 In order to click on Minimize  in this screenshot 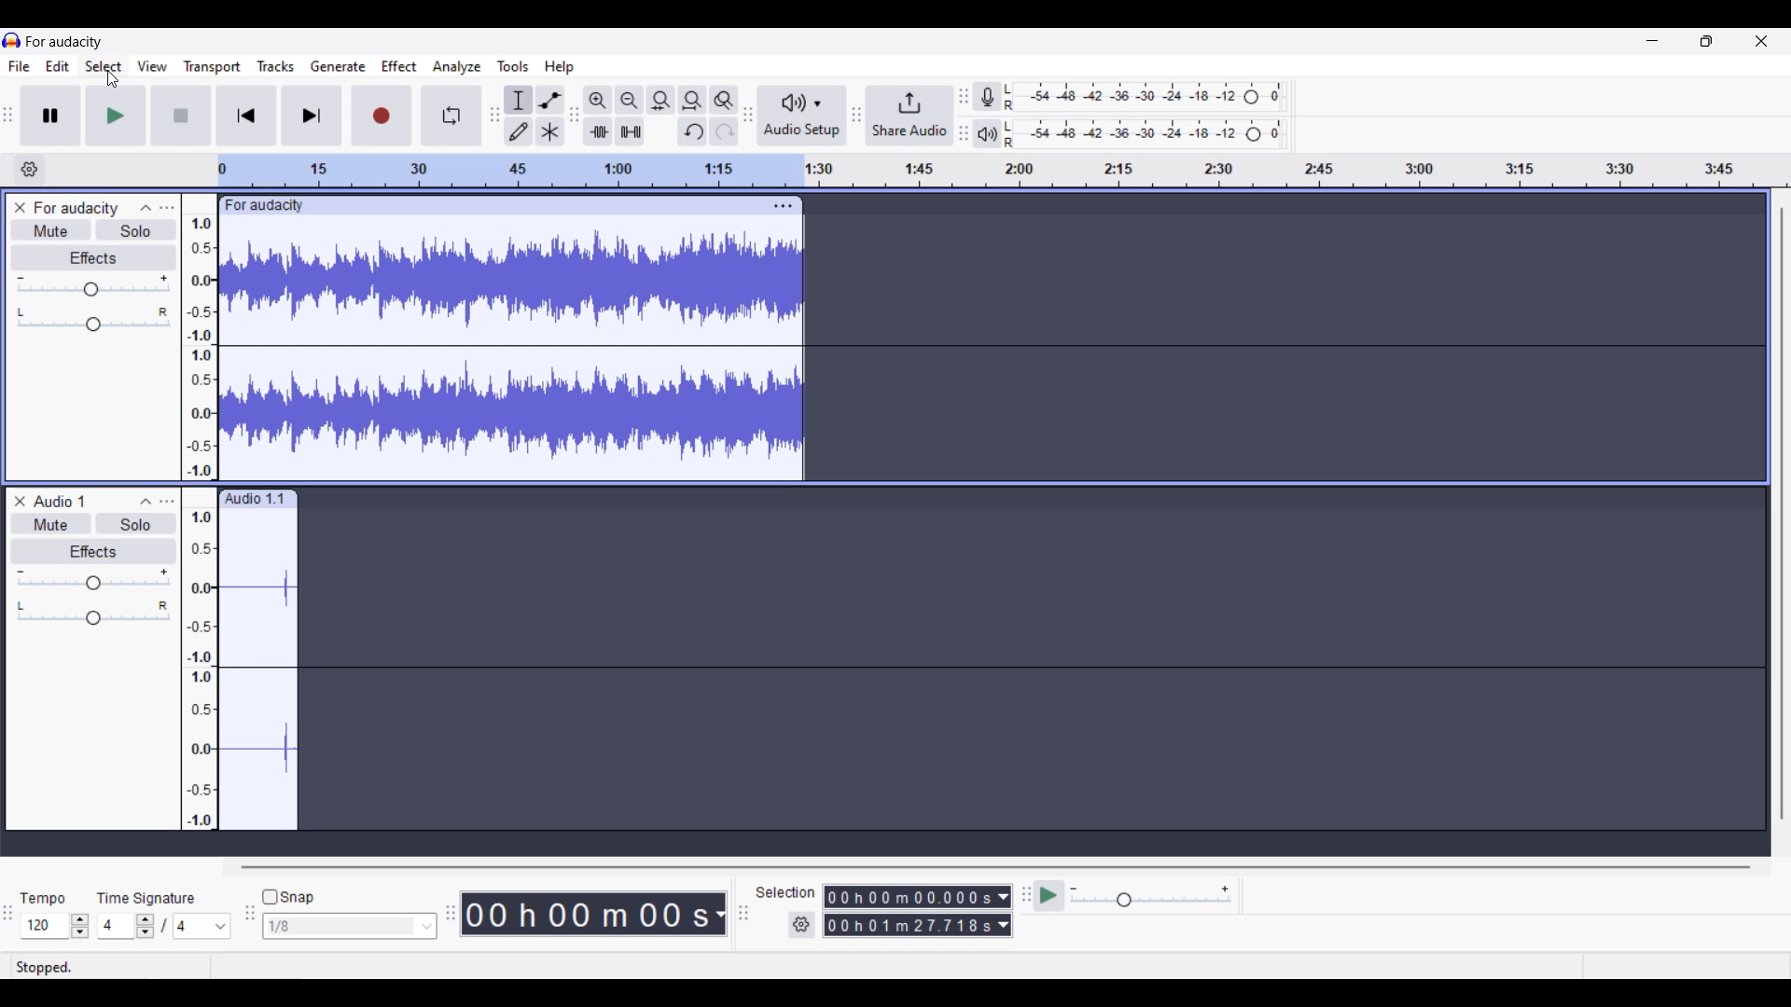, I will do `click(1653, 40)`.